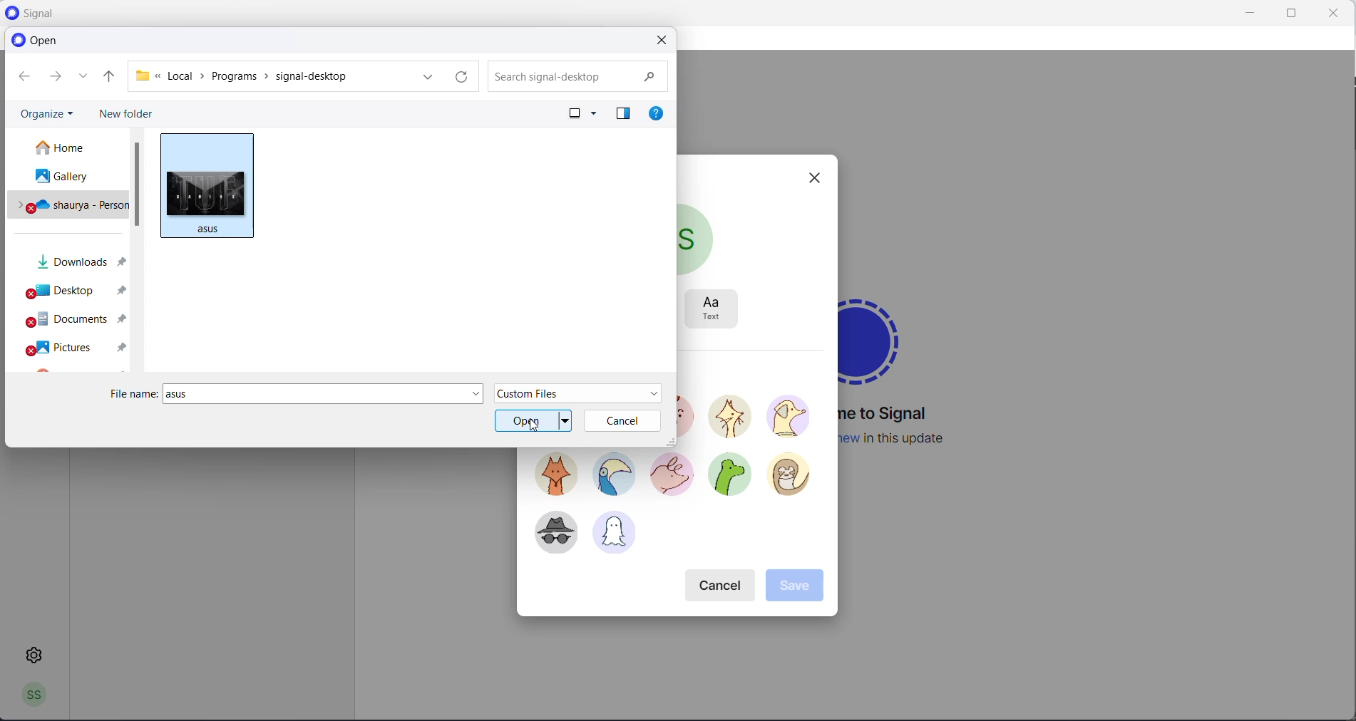 The width and height of the screenshot is (1356, 721). What do you see at coordinates (657, 113) in the screenshot?
I see `get help` at bounding box center [657, 113].